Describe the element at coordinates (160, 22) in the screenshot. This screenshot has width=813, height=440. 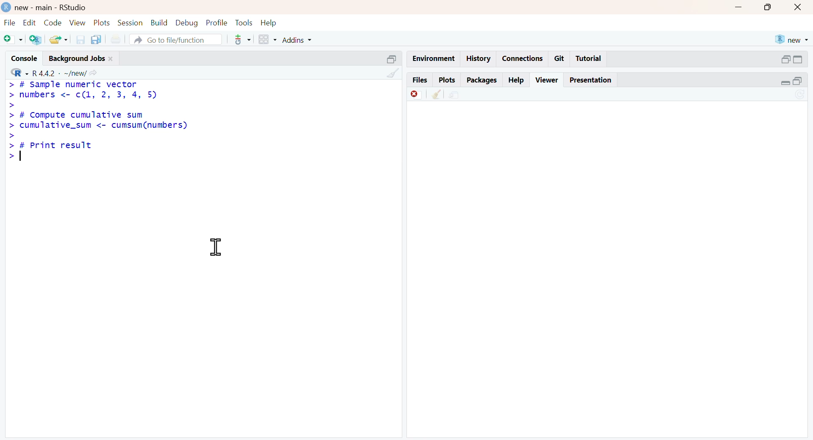
I see `build` at that location.